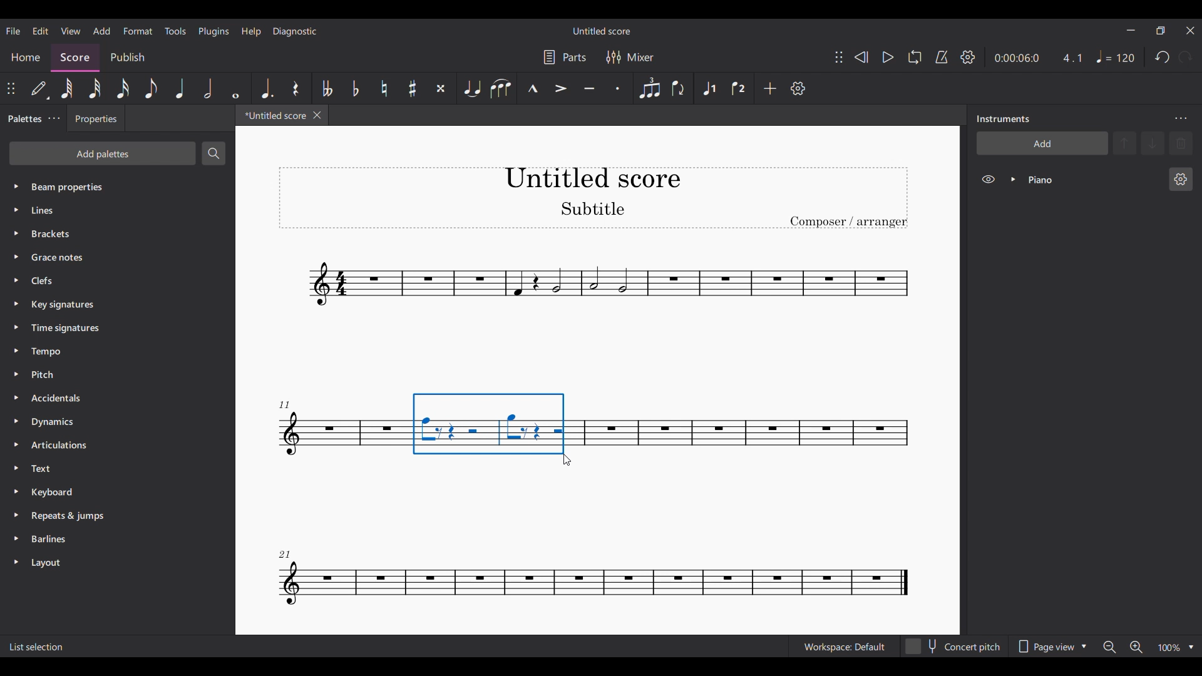 The width and height of the screenshot is (1202, 676). I want to click on Concert pitch, so click(953, 644).